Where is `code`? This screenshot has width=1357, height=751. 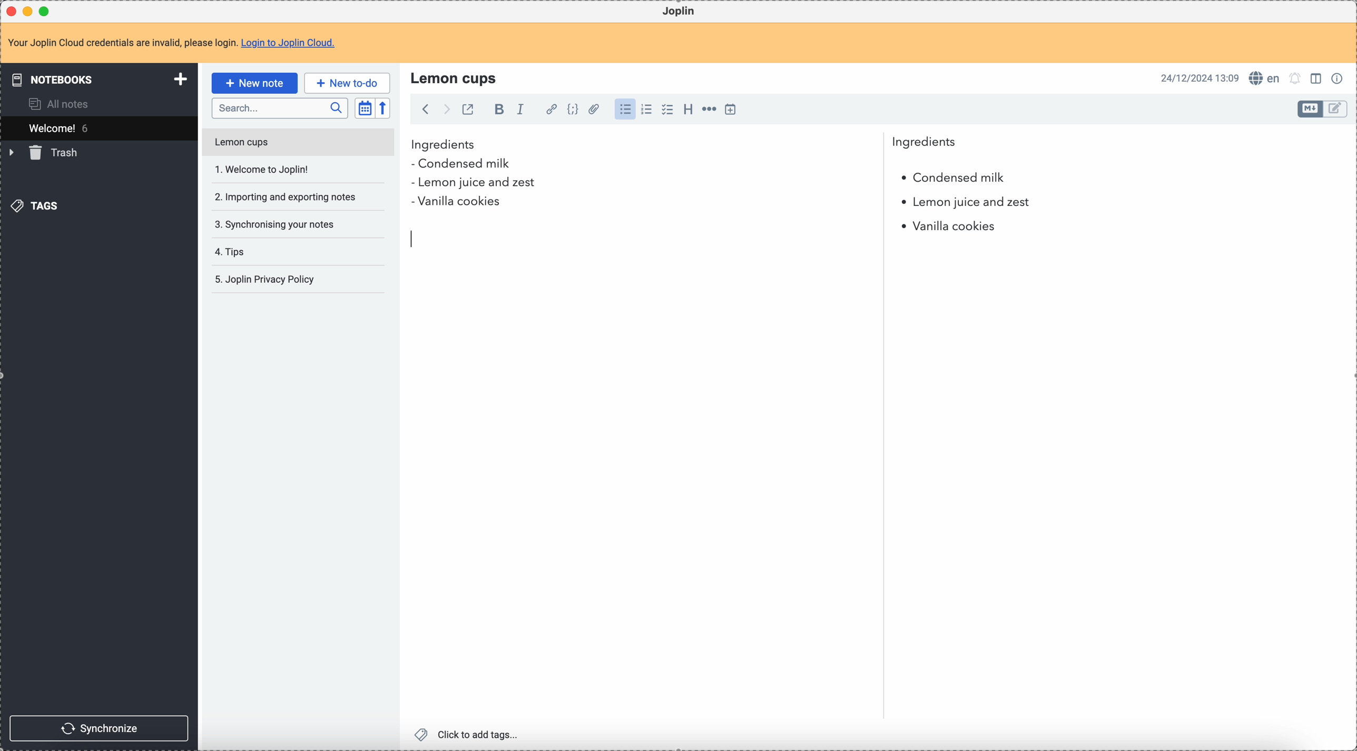 code is located at coordinates (573, 110).